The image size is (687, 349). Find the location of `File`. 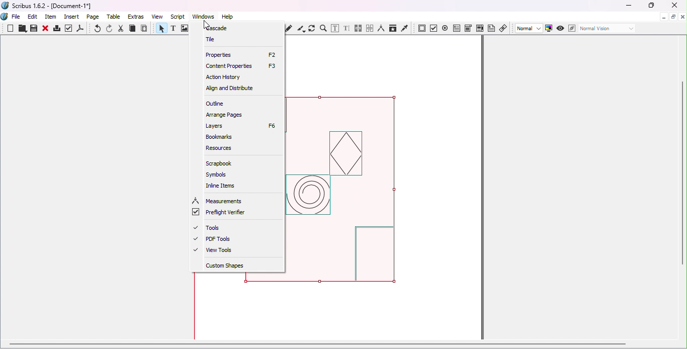

File is located at coordinates (16, 17).